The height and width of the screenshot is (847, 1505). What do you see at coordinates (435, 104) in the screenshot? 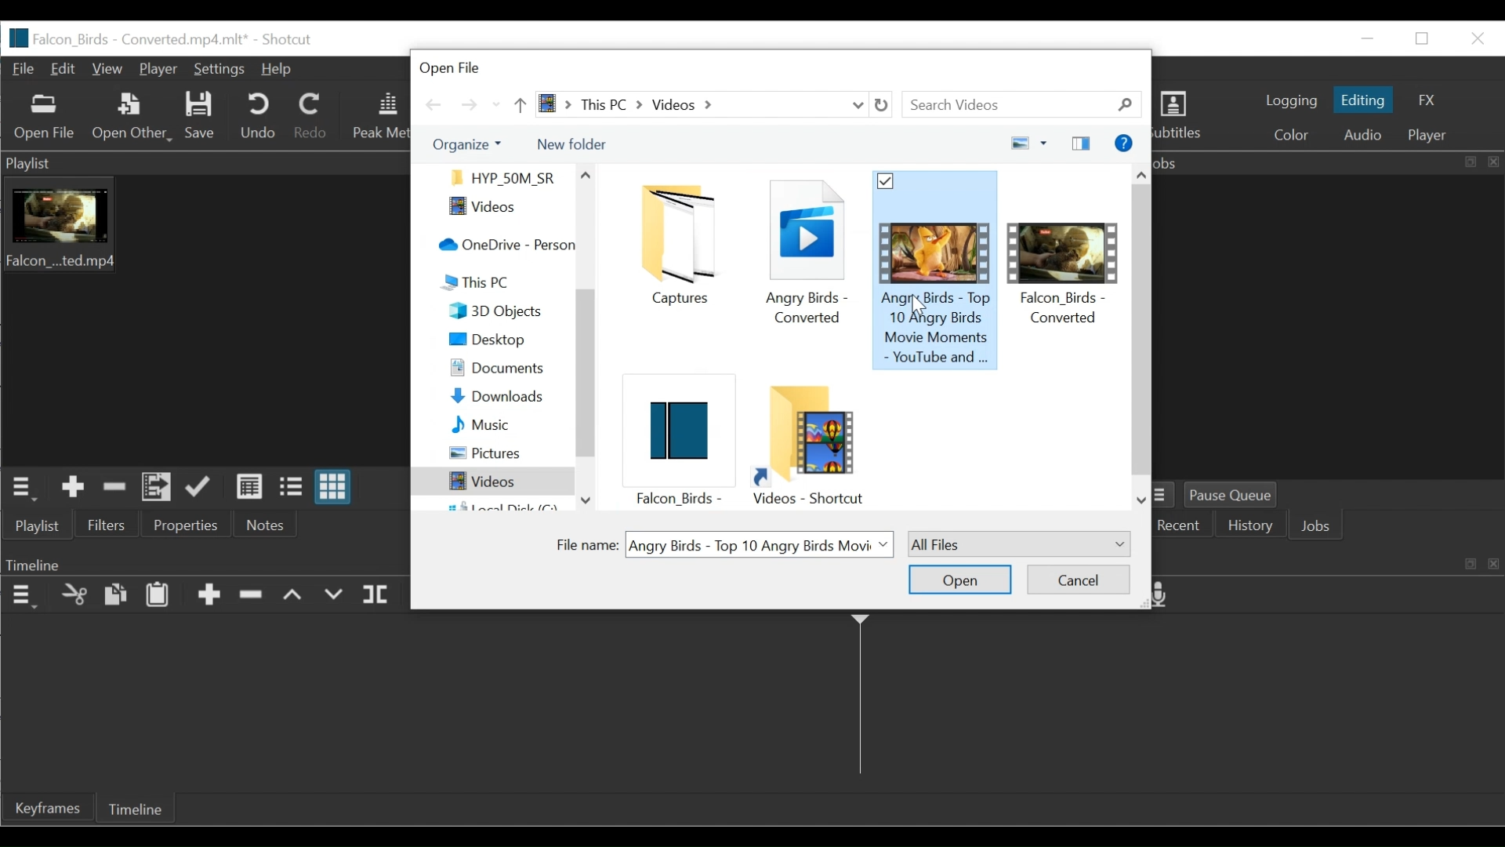
I see `Go back` at bounding box center [435, 104].